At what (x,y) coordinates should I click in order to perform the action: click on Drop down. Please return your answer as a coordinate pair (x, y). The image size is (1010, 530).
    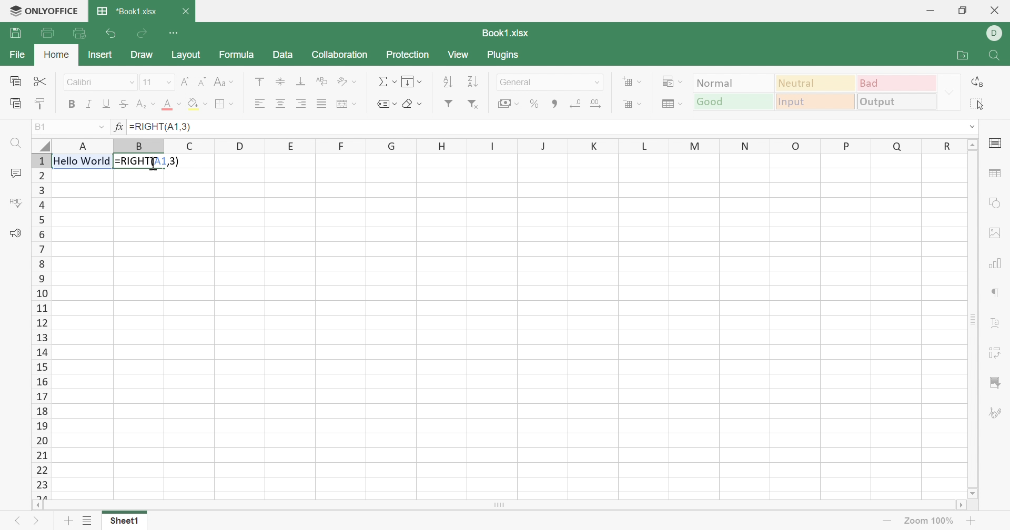
    Looking at the image, I should click on (947, 91).